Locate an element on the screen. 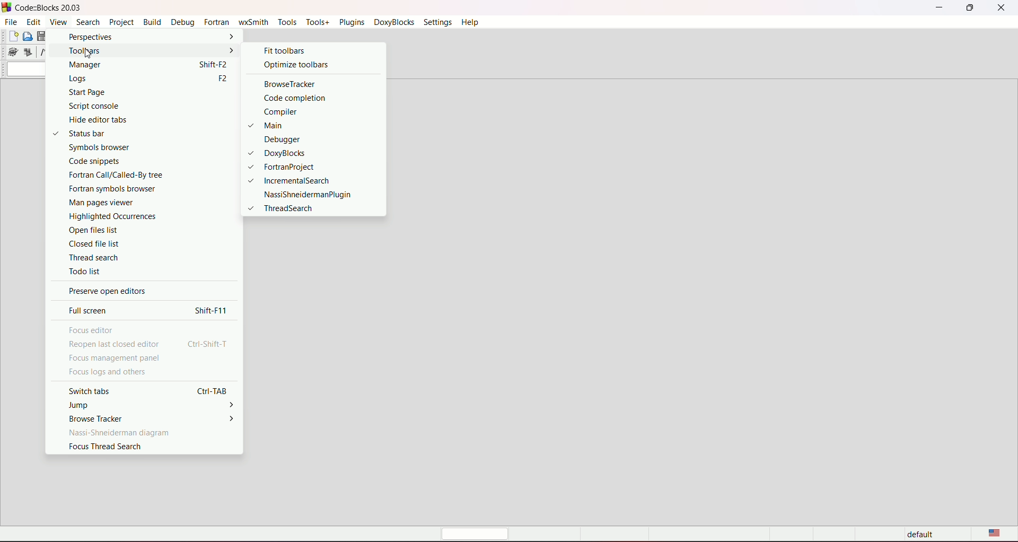  highlighted occurances is located at coordinates (135, 216).